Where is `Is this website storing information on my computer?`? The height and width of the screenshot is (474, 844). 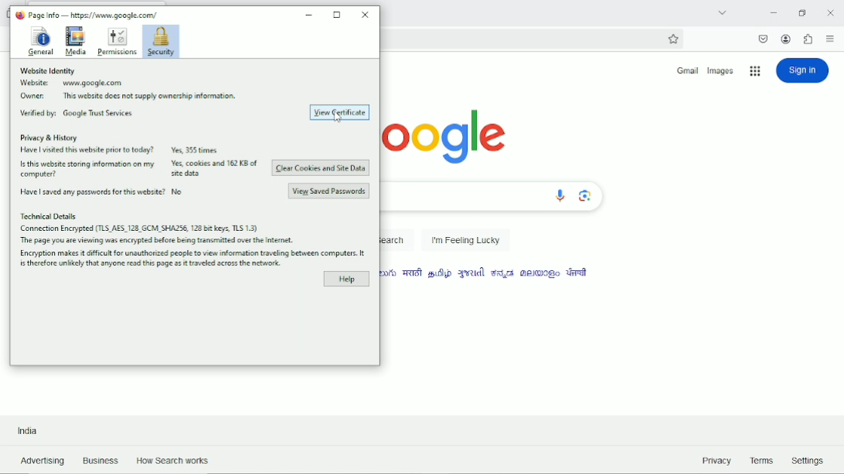
Is this website storing information on my computer? is located at coordinates (88, 171).